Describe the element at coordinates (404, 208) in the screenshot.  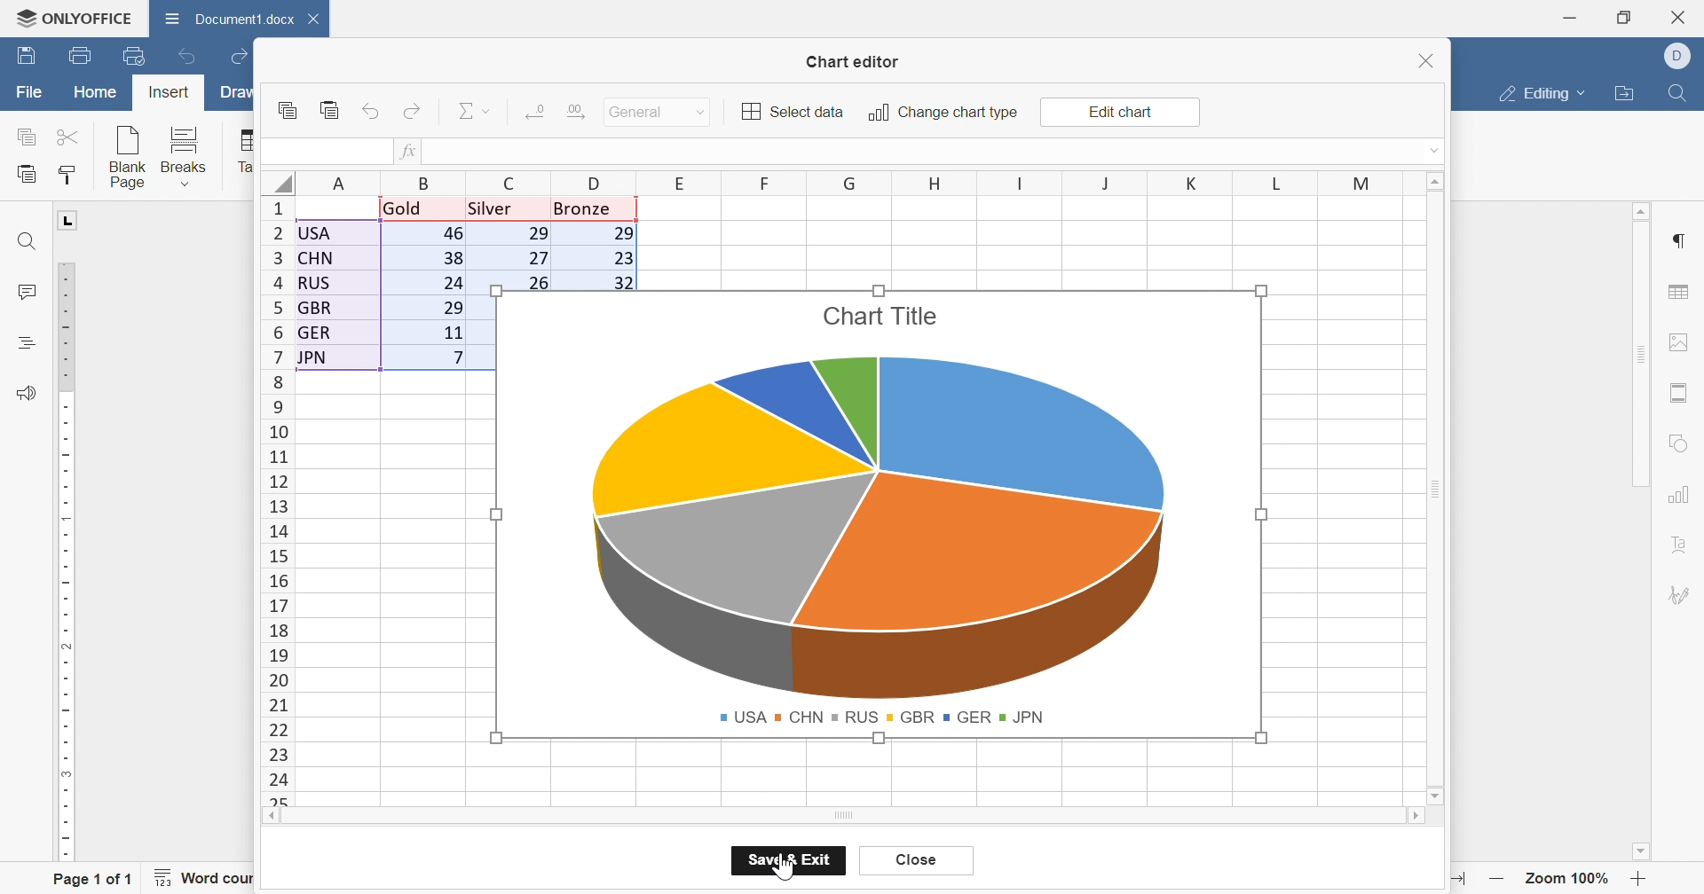
I see `Gold` at that location.